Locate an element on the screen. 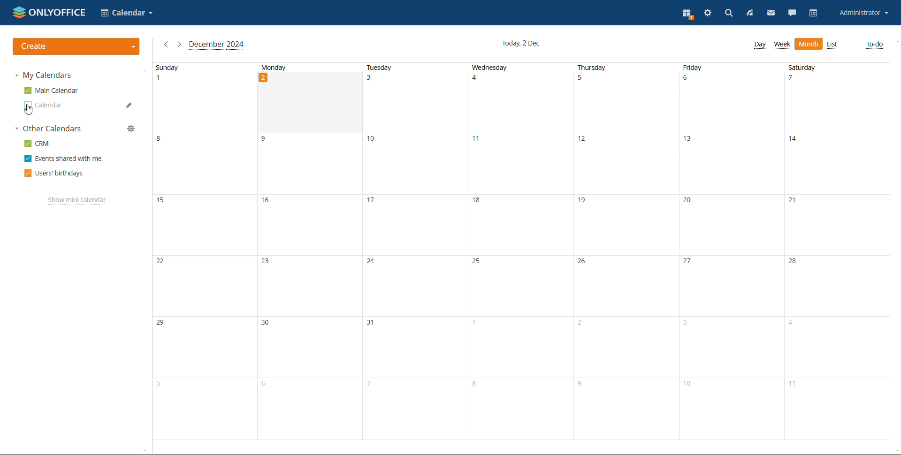 This screenshot has height=455, width=901. manage is located at coordinates (131, 128).